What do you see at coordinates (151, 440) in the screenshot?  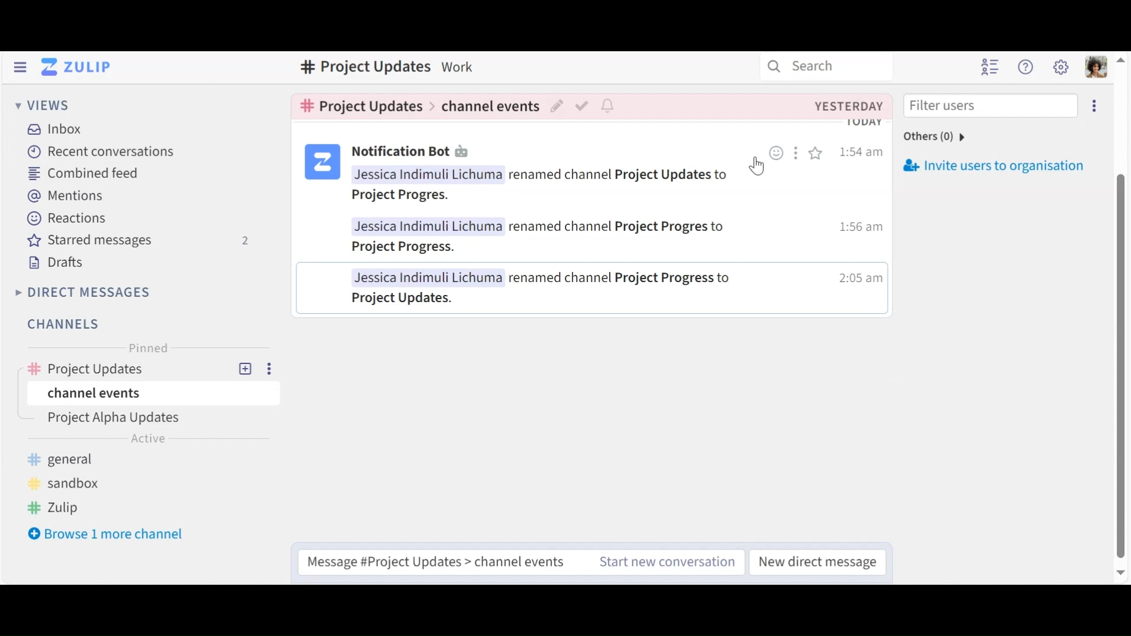 I see `active` at bounding box center [151, 440].